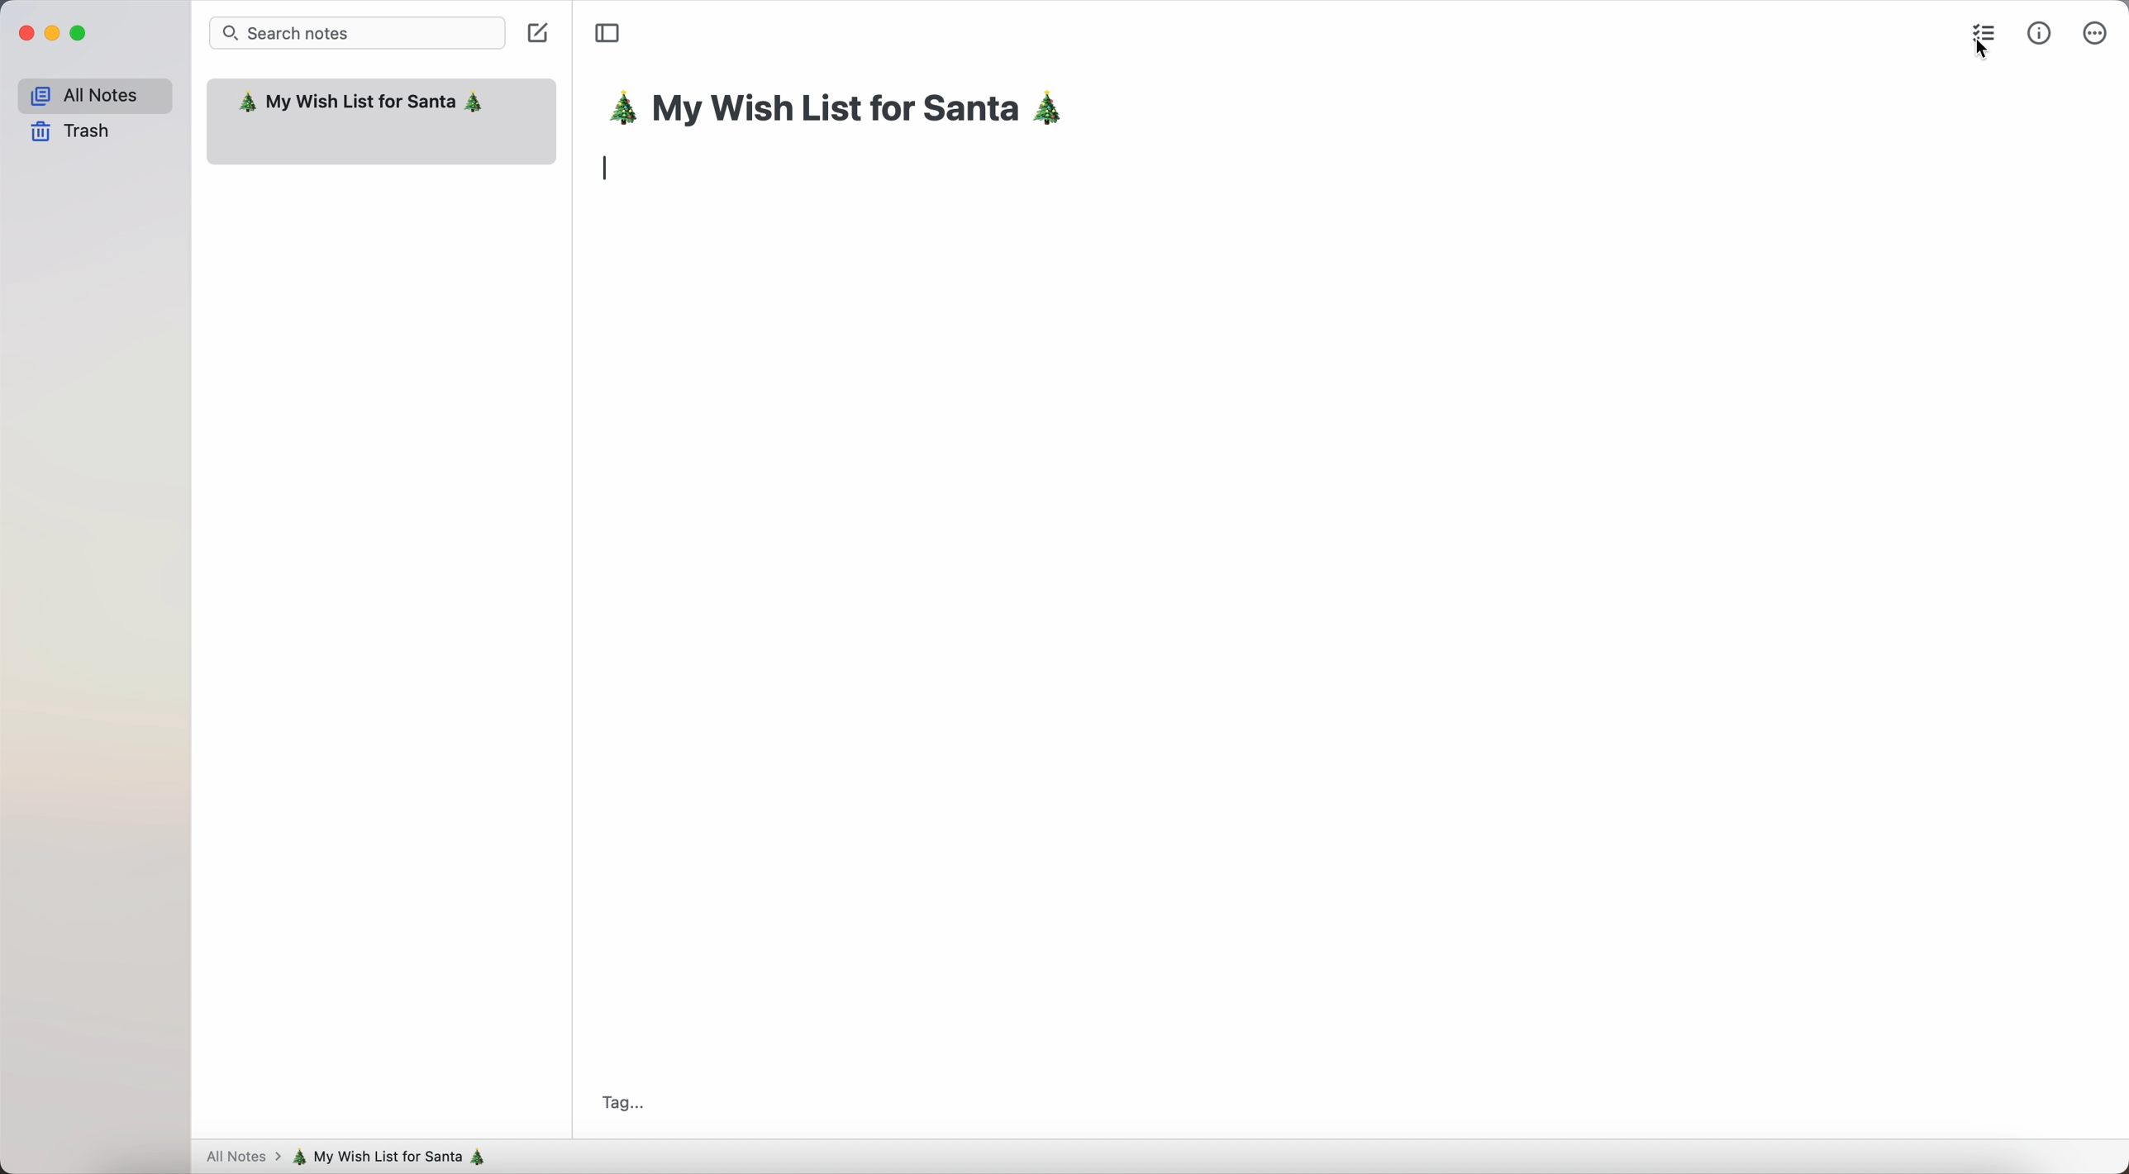  Describe the element at coordinates (1980, 31) in the screenshot. I see `check list` at that location.